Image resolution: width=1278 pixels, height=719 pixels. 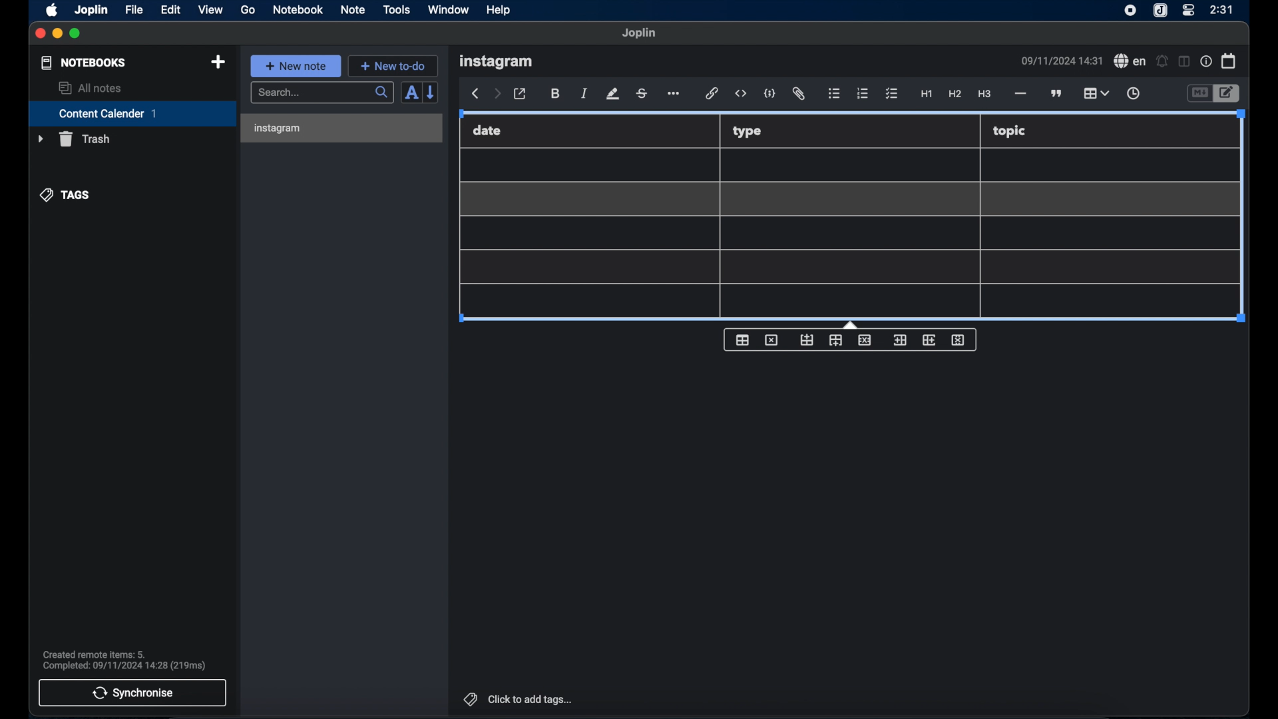 I want to click on insert column before, so click(x=900, y=340).